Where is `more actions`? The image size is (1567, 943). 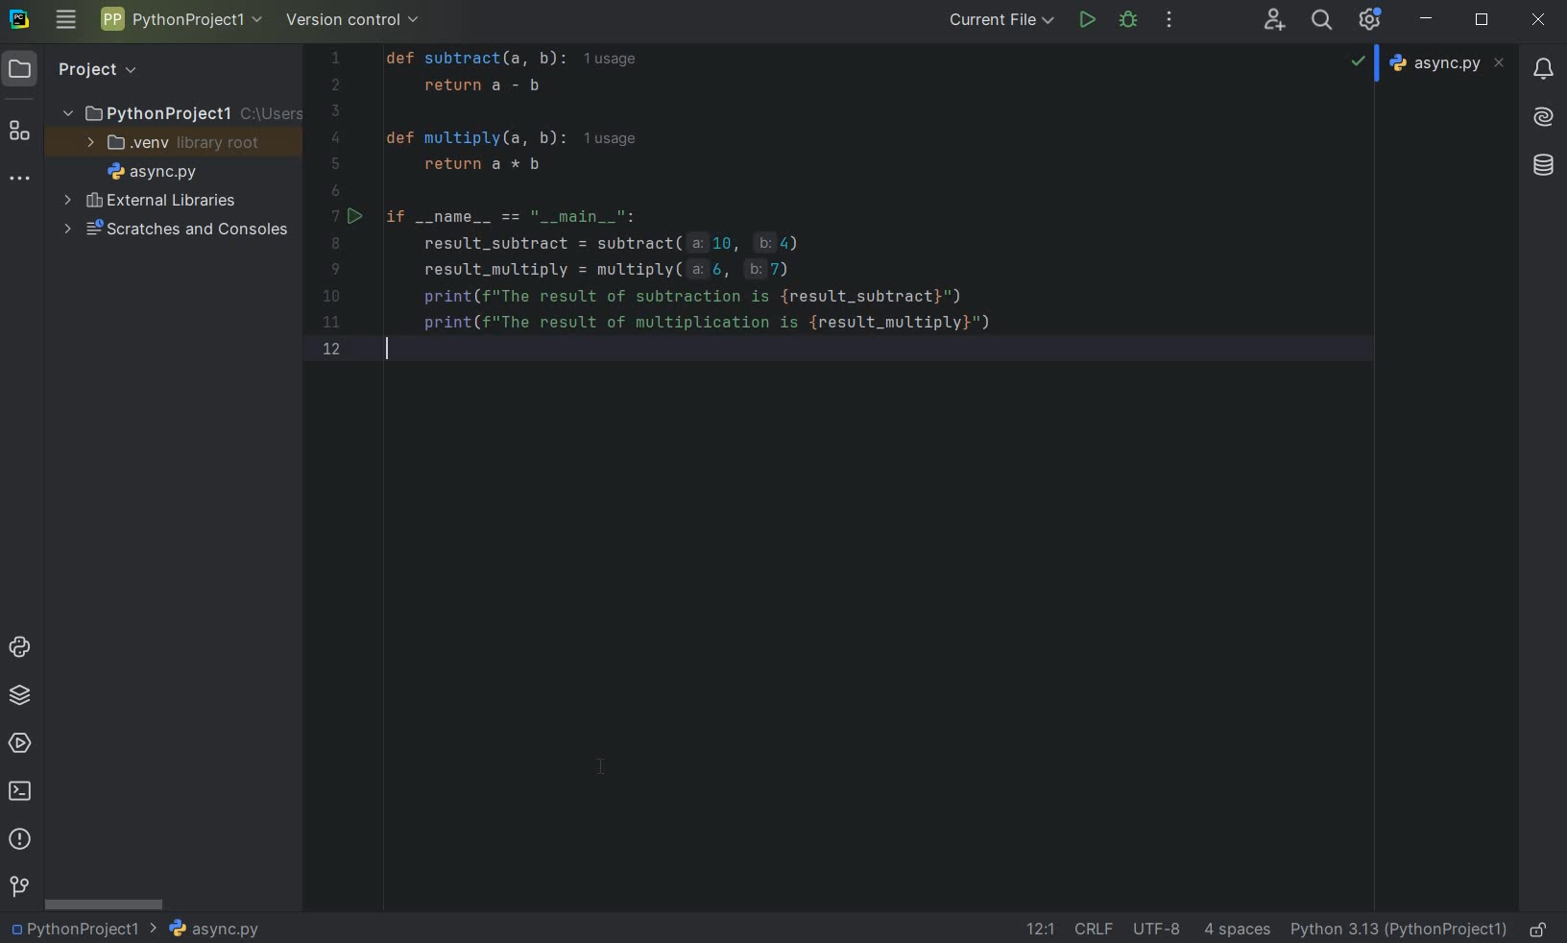
more actions is located at coordinates (1169, 22).